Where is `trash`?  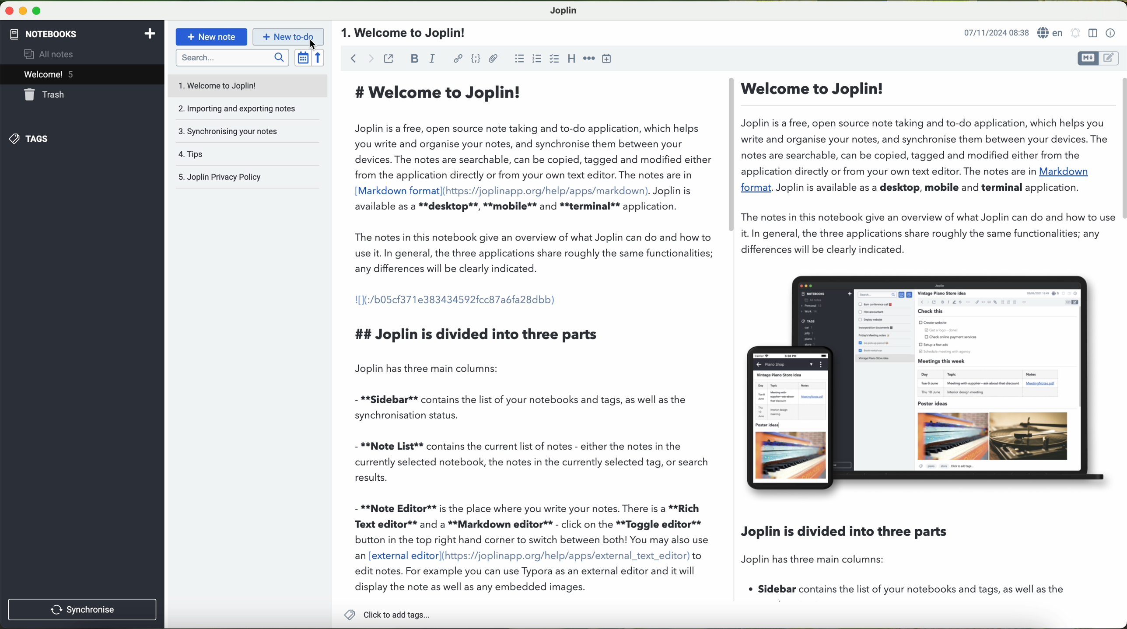
trash is located at coordinates (45, 96).